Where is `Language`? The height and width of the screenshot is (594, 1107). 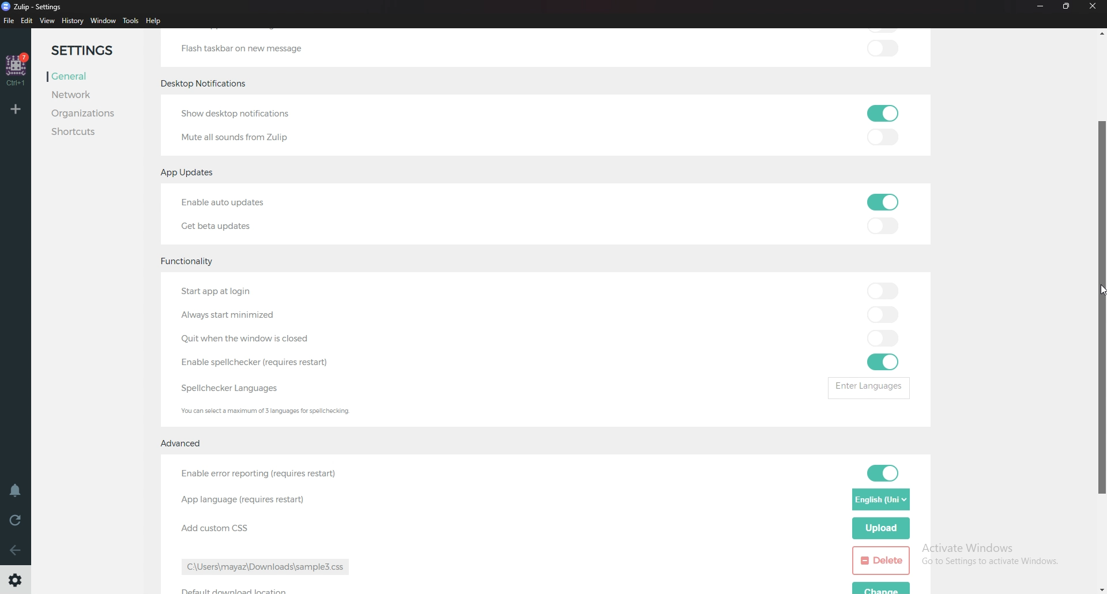
Language is located at coordinates (880, 500).